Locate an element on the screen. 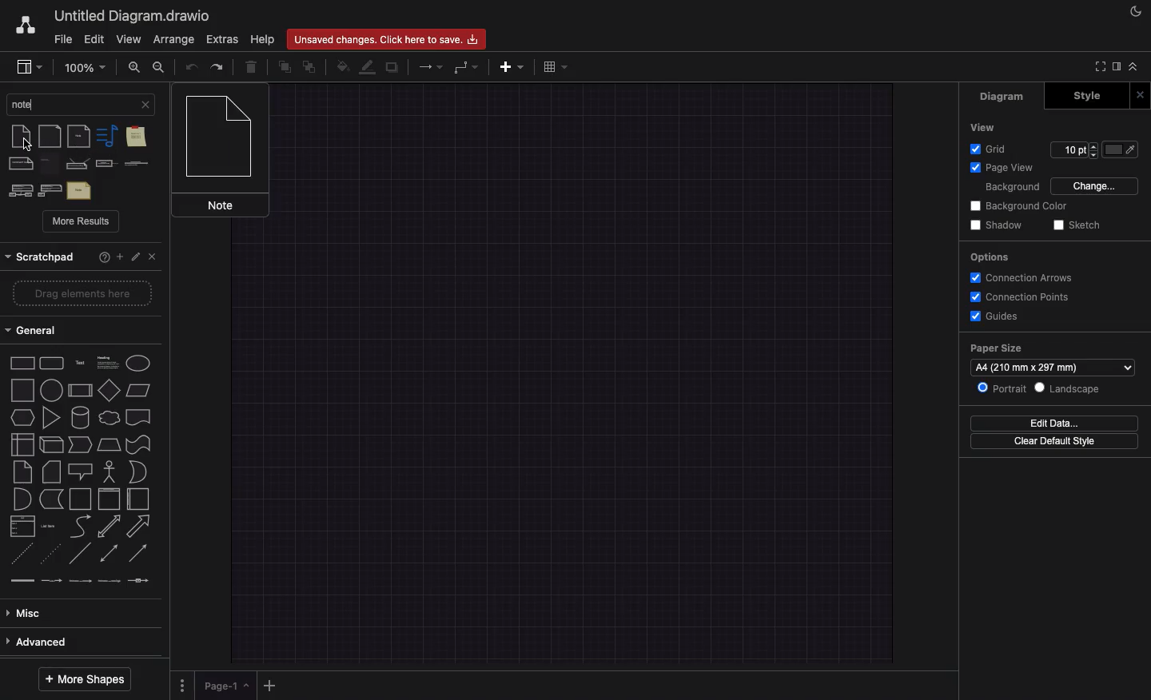 The image size is (1151, 700). trapezoid is located at coordinates (110, 446).